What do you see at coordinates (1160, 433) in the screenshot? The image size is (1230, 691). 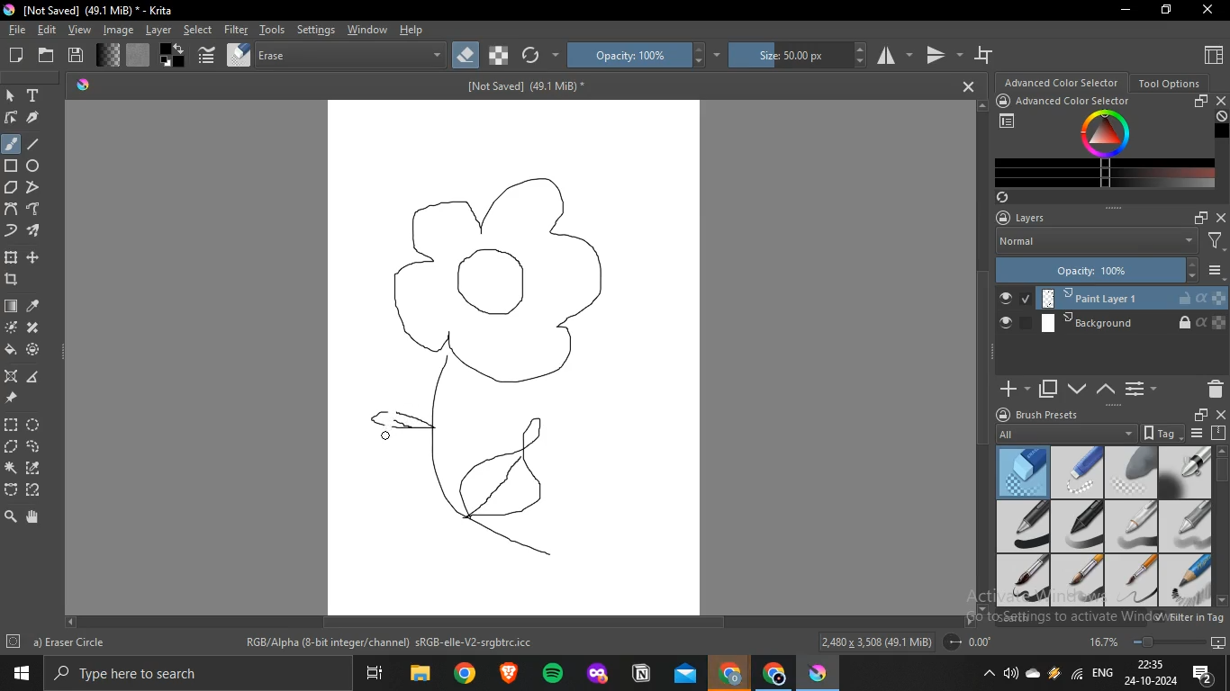 I see `tag` at bounding box center [1160, 433].